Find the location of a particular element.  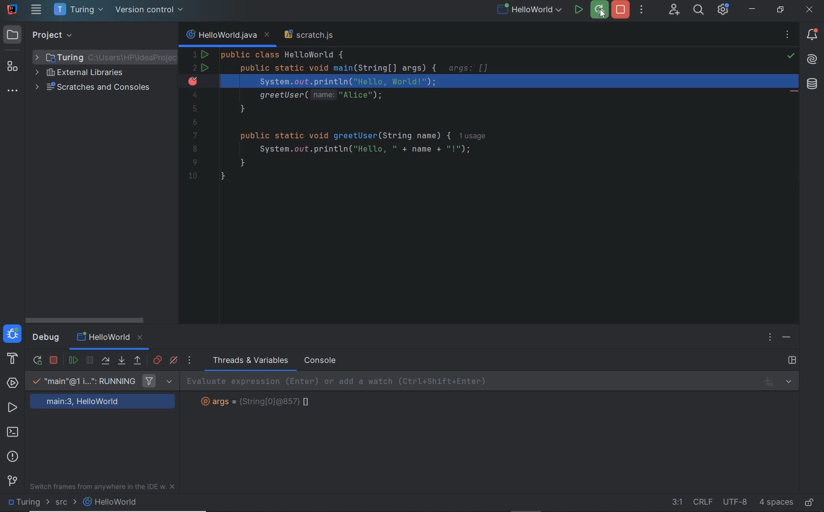

step over is located at coordinates (105, 360).